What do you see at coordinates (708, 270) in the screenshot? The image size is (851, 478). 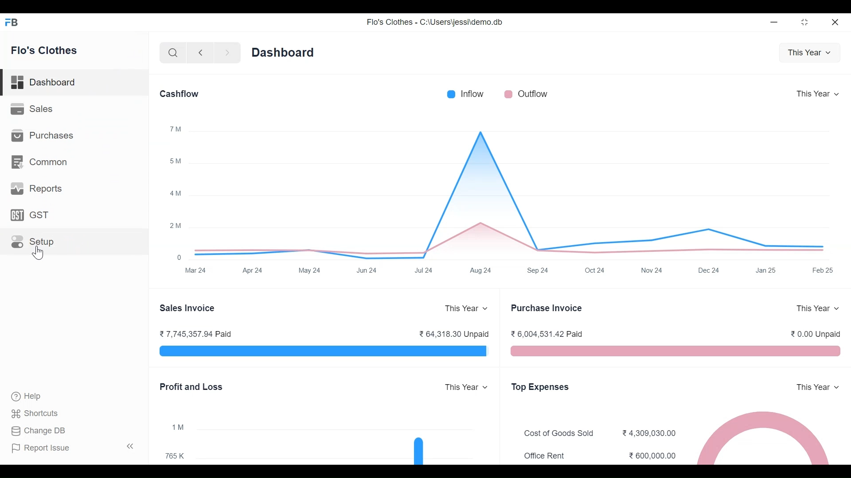 I see `Dec 24` at bounding box center [708, 270].